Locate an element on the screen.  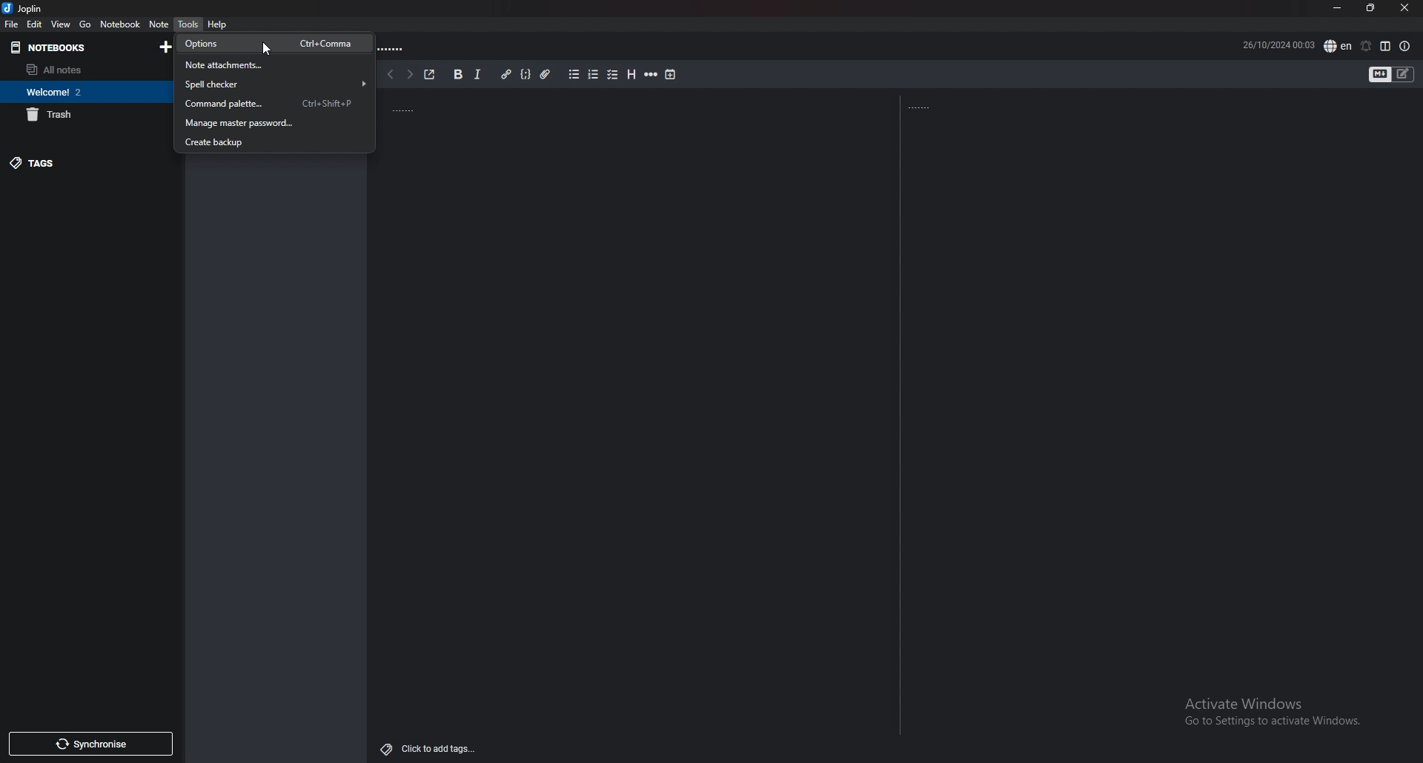
manage master password is located at coordinates (269, 122).